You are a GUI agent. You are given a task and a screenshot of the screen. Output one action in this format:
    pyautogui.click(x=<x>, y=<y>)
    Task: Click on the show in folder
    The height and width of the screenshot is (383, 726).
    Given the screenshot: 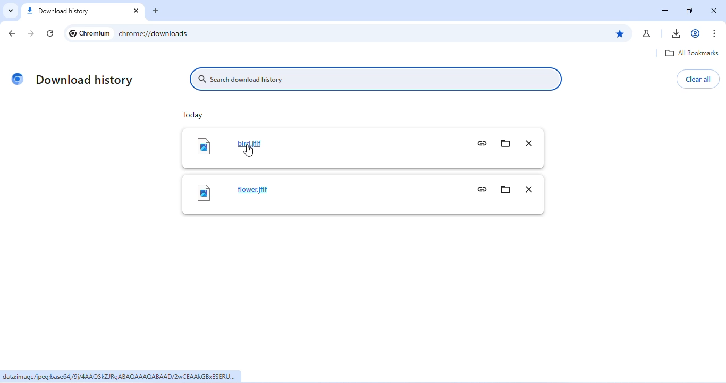 What is the action you would take?
    pyautogui.click(x=505, y=144)
    